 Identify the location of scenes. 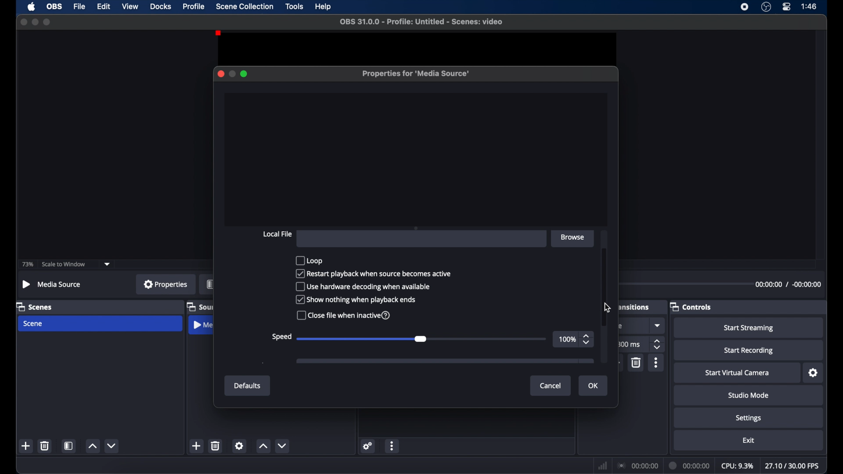
(34, 307).